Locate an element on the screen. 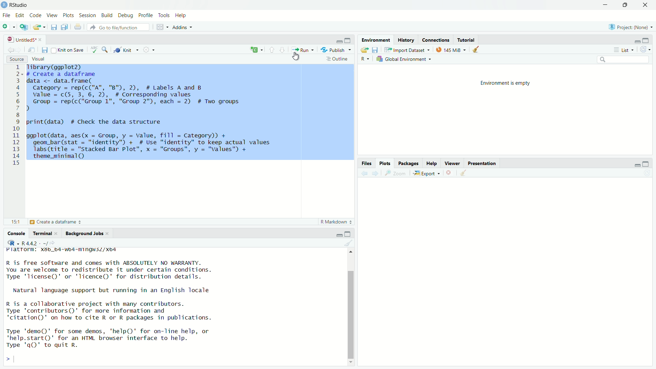 The width and height of the screenshot is (656, 369). Run the current line or selection (Ctrl + Enter) is located at coordinates (304, 49).